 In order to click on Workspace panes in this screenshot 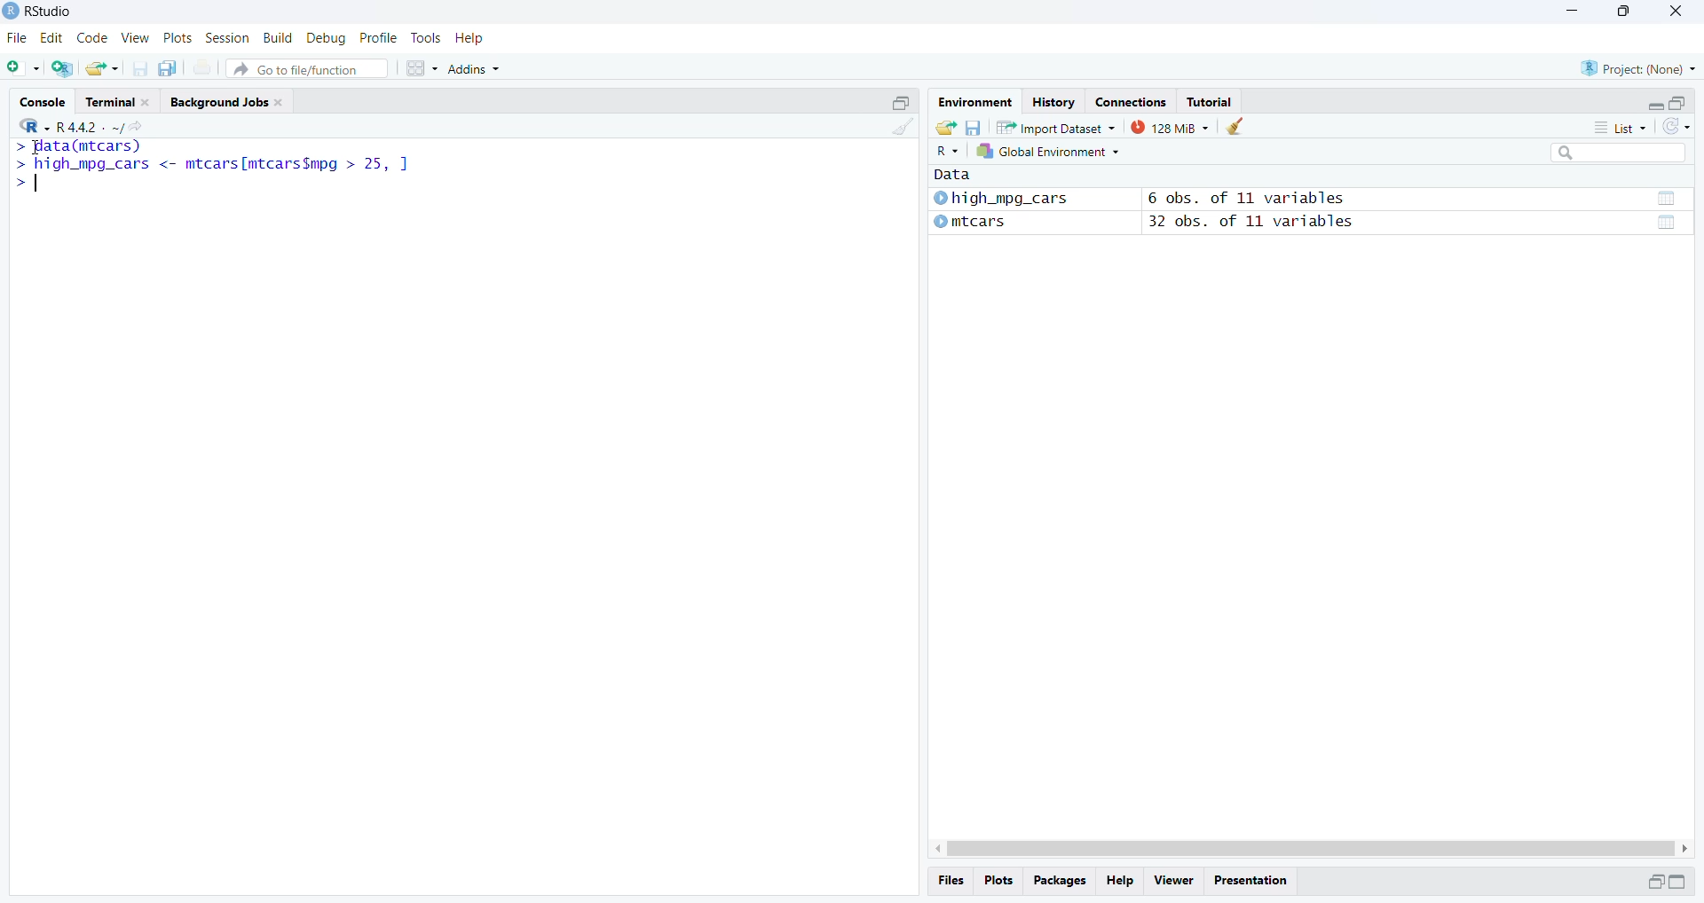, I will do `click(422, 69)`.